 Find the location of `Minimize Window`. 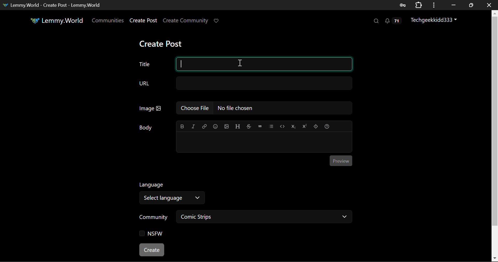

Minimize Window is located at coordinates (471, 4).